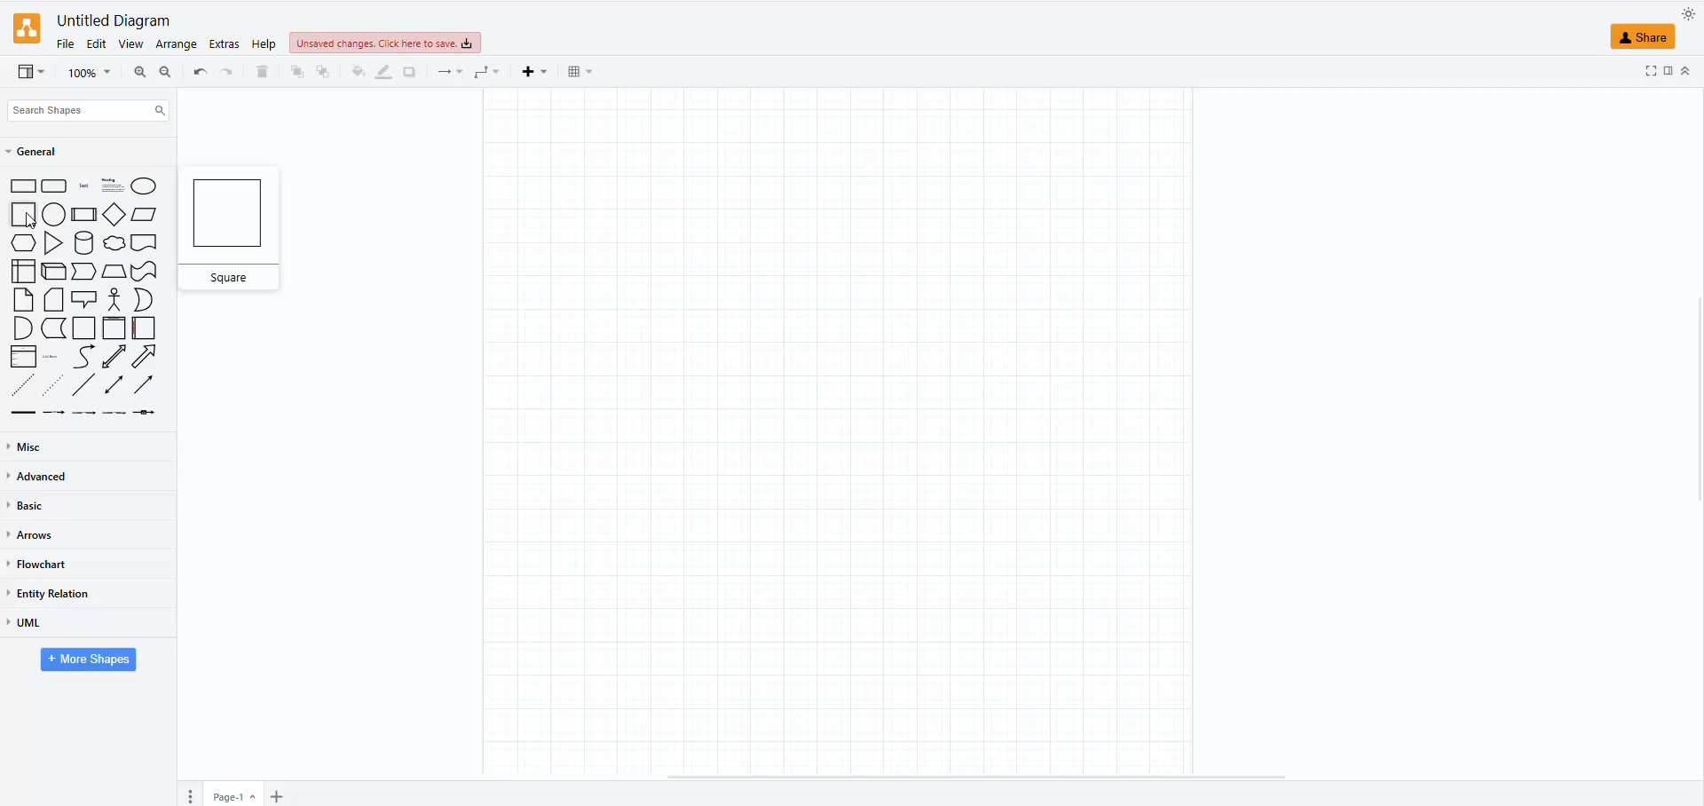  Describe the element at coordinates (1651, 75) in the screenshot. I see `forma` at that location.